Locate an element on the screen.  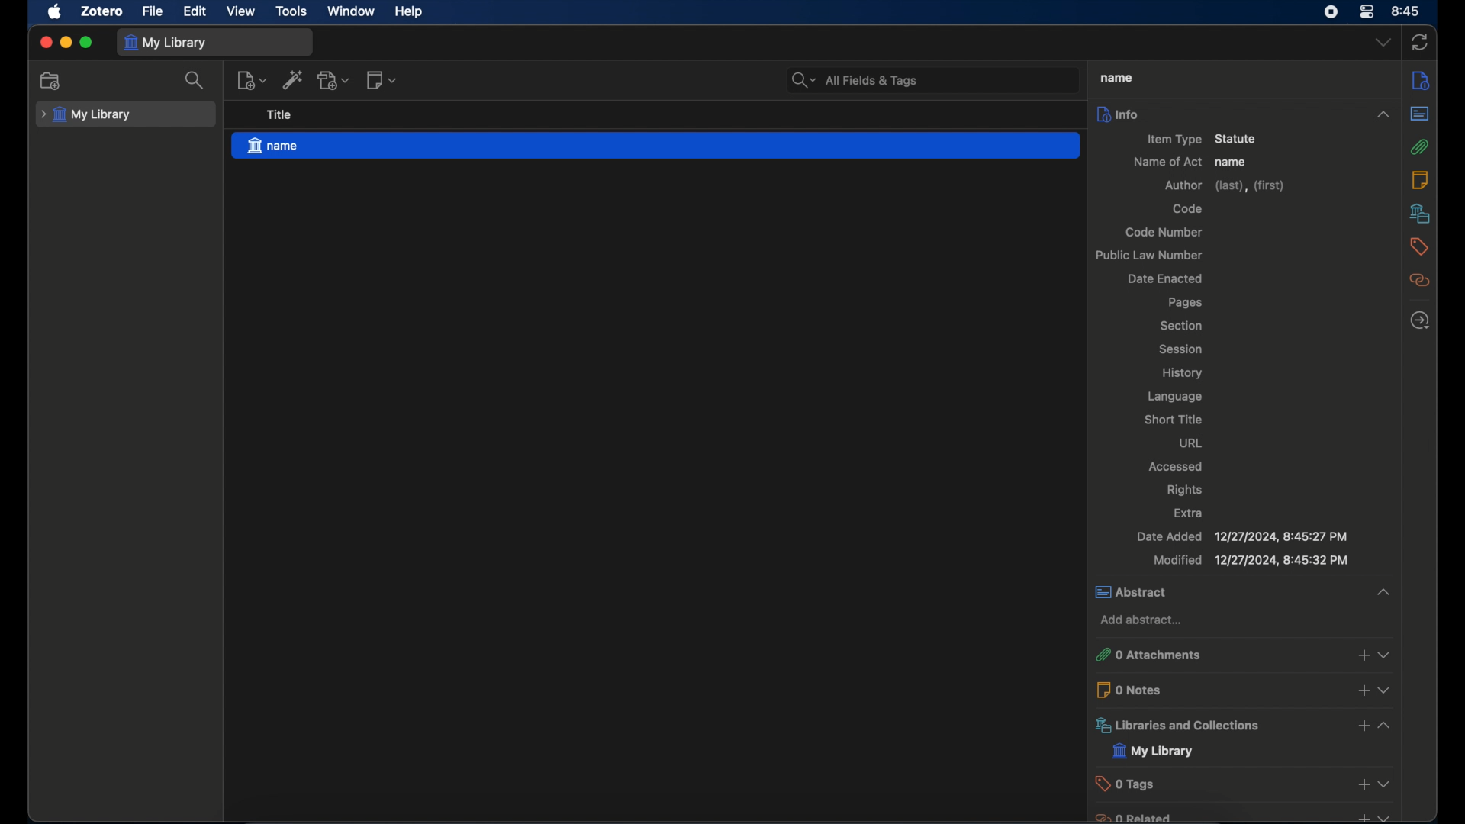
url is located at coordinates (1189, 443).